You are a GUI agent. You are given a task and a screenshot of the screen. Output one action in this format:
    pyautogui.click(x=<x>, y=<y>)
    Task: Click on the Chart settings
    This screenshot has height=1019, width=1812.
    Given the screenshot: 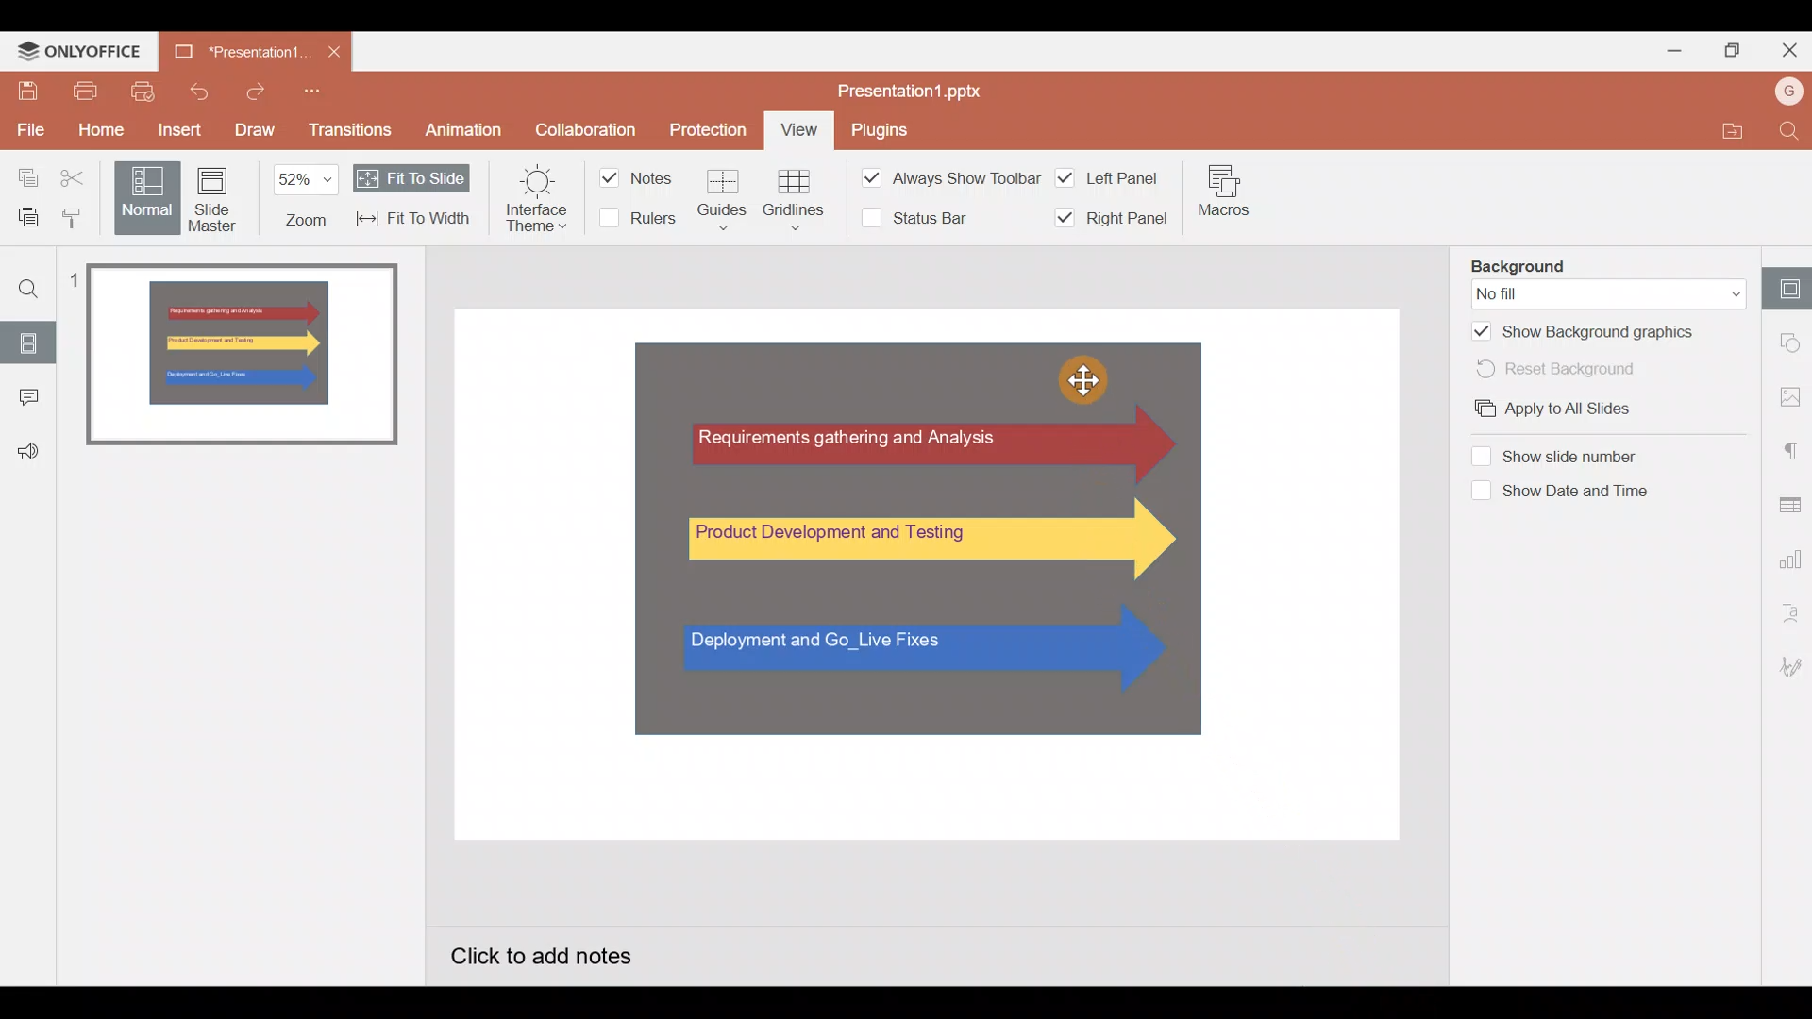 What is the action you would take?
    pyautogui.click(x=1791, y=553)
    